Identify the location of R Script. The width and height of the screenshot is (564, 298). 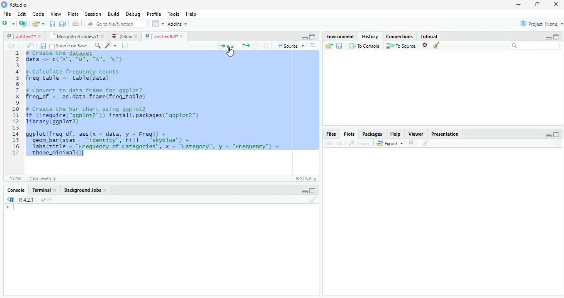
(307, 179).